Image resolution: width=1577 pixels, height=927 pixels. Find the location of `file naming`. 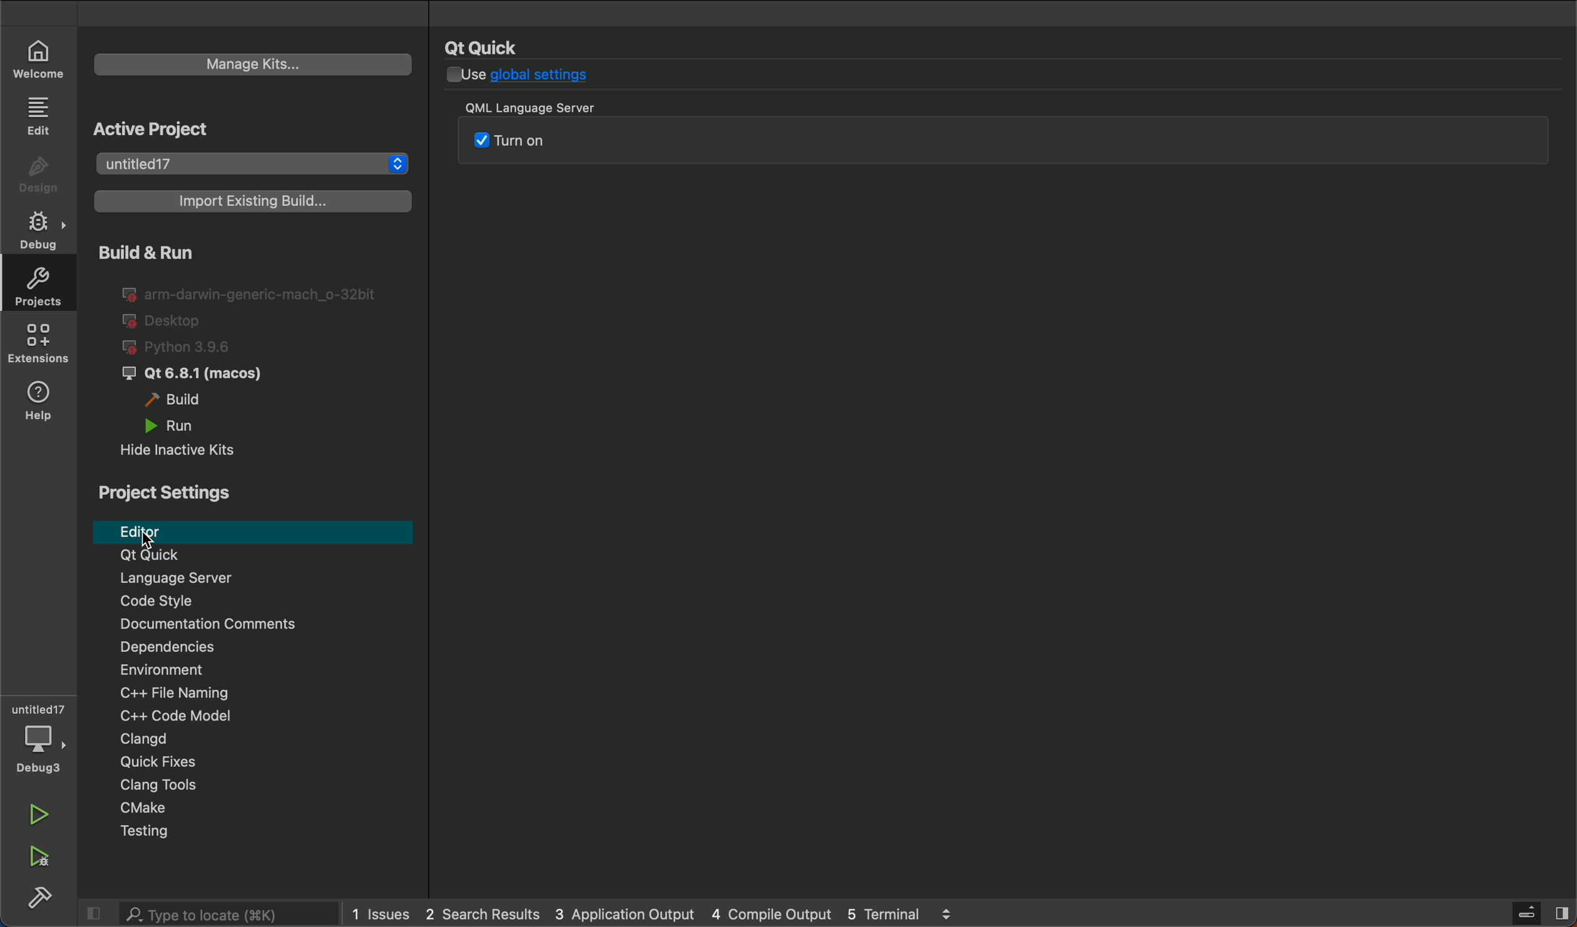

file naming is located at coordinates (270, 694).